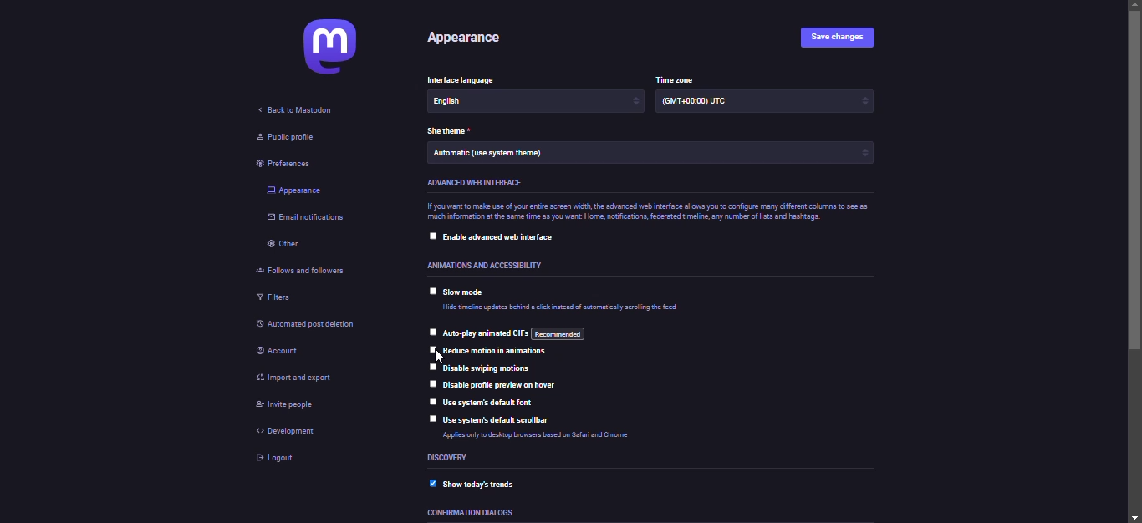 The image size is (1142, 523). Describe the element at coordinates (448, 131) in the screenshot. I see `theme` at that location.